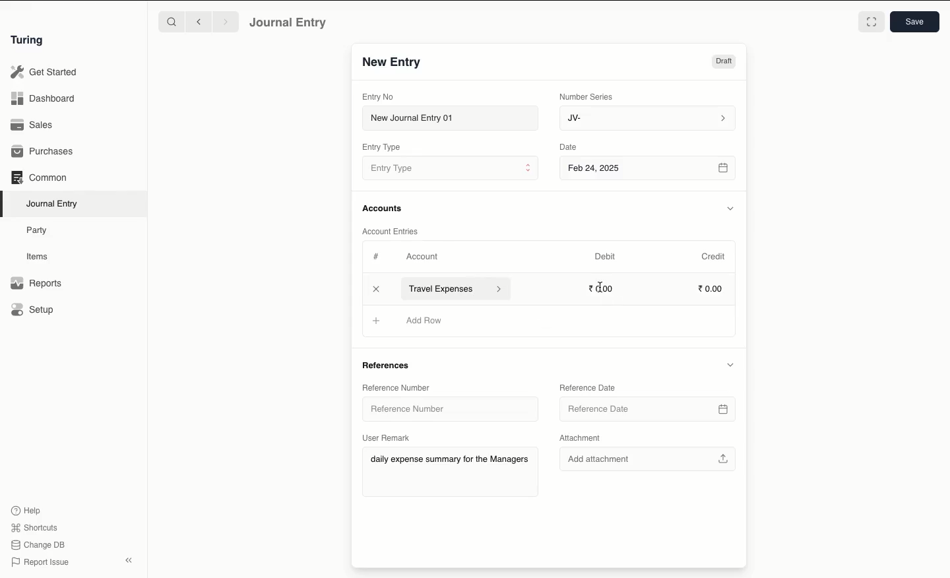 The height and width of the screenshot is (578, 950). Describe the element at coordinates (457, 290) in the screenshot. I see `Travel Expenses` at that location.